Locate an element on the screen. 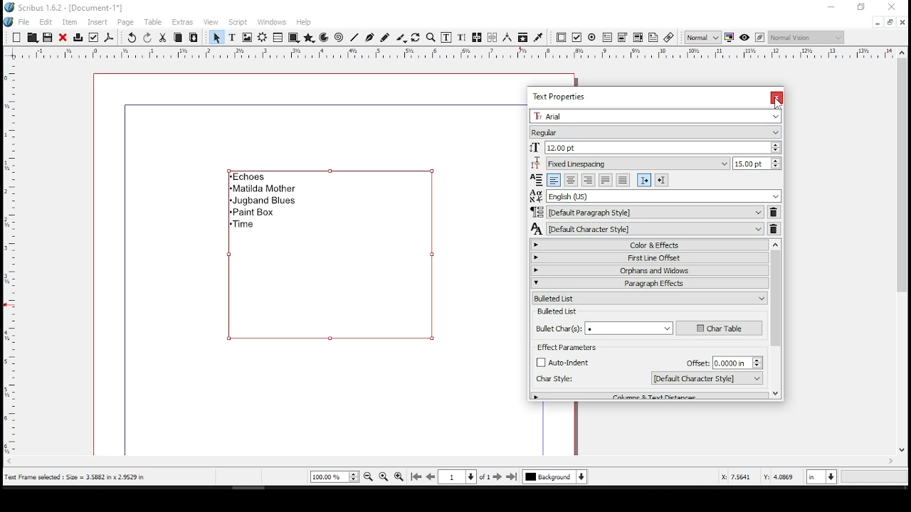 The height and width of the screenshot is (512, 911). right to left paragraph is located at coordinates (661, 180).